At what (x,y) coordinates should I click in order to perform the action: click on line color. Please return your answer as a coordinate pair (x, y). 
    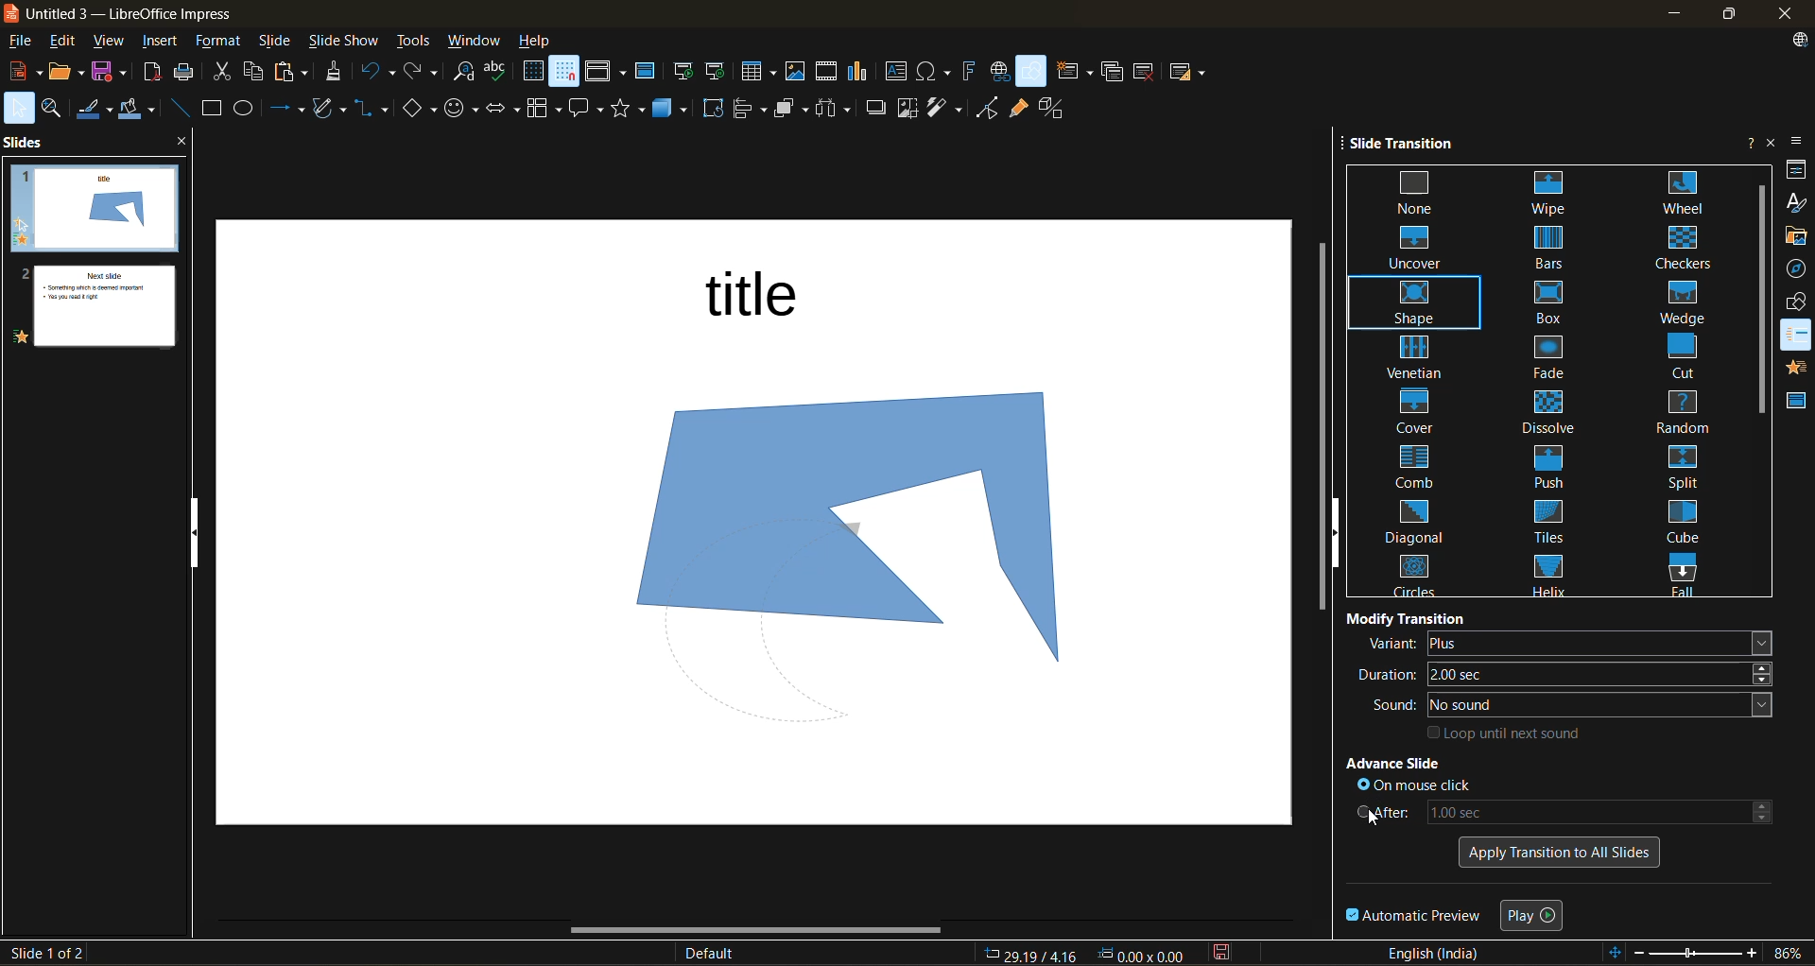
    Looking at the image, I should click on (97, 111).